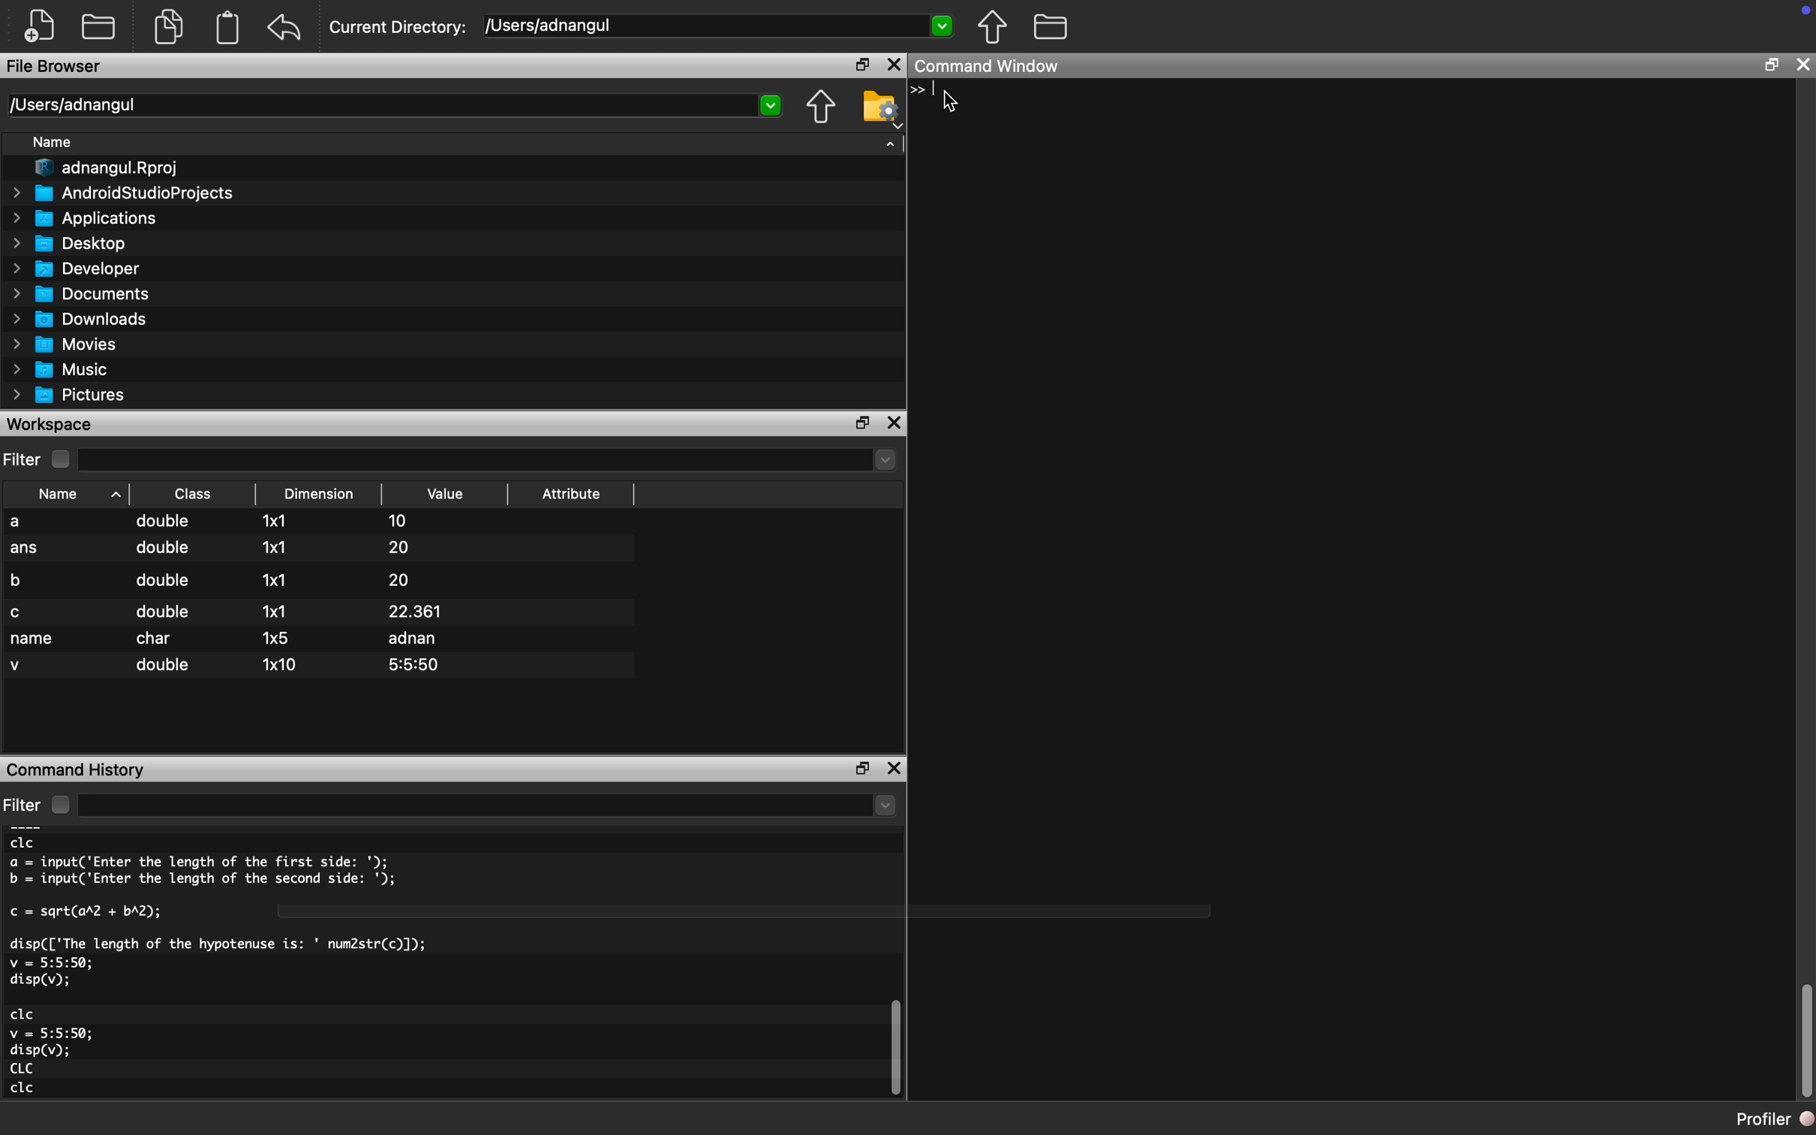  Describe the element at coordinates (78, 769) in the screenshot. I see `Command History` at that location.